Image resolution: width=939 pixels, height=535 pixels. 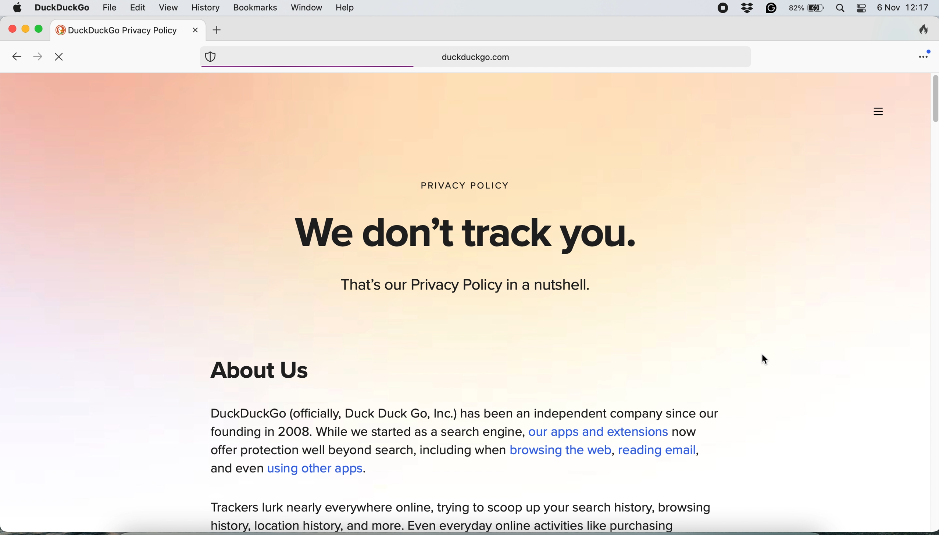 What do you see at coordinates (15, 55) in the screenshot?
I see `go back` at bounding box center [15, 55].